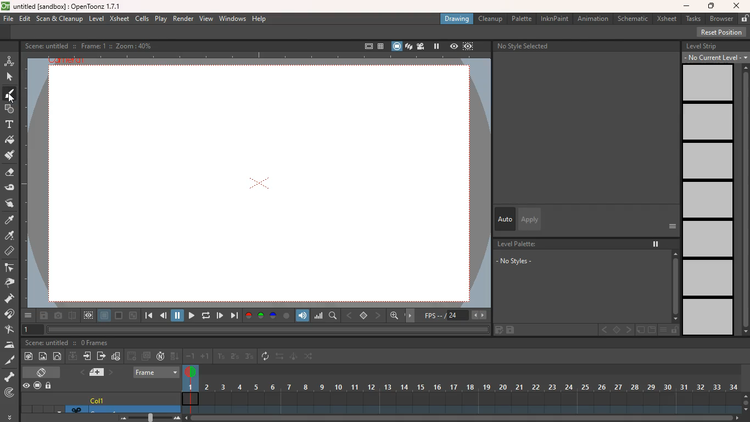 This screenshot has width=750, height=422. Describe the element at coordinates (458, 18) in the screenshot. I see `drawing` at that location.